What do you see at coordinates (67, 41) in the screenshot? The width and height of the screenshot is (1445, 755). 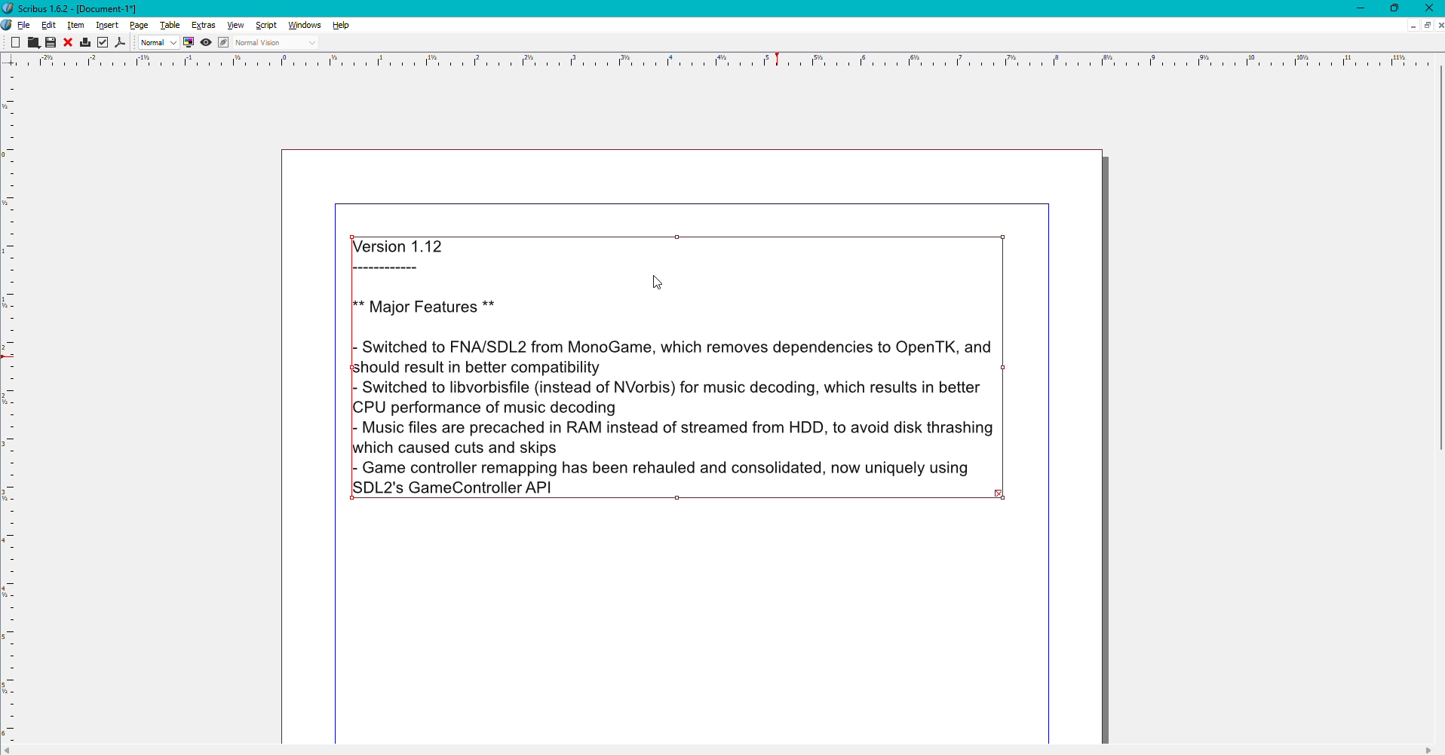 I see `Close` at bounding box center [67, 41].